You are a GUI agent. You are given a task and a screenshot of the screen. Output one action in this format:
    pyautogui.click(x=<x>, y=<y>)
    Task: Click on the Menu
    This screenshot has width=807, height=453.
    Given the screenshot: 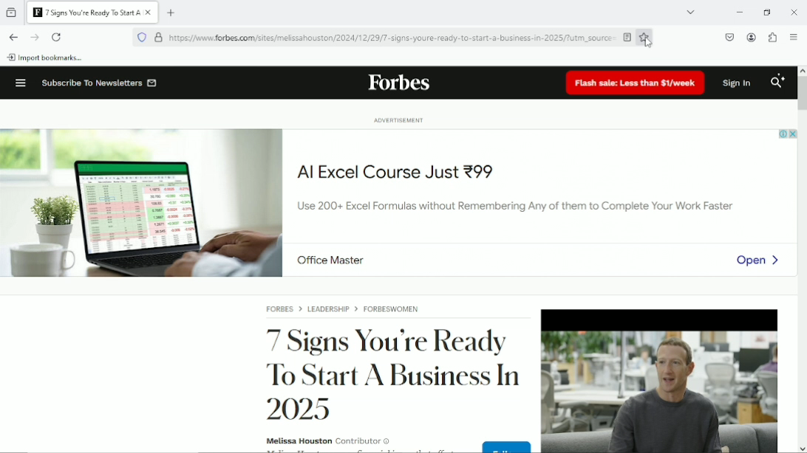 What is the action you would take?
    pyautogui.click(x=18, y=82)
    